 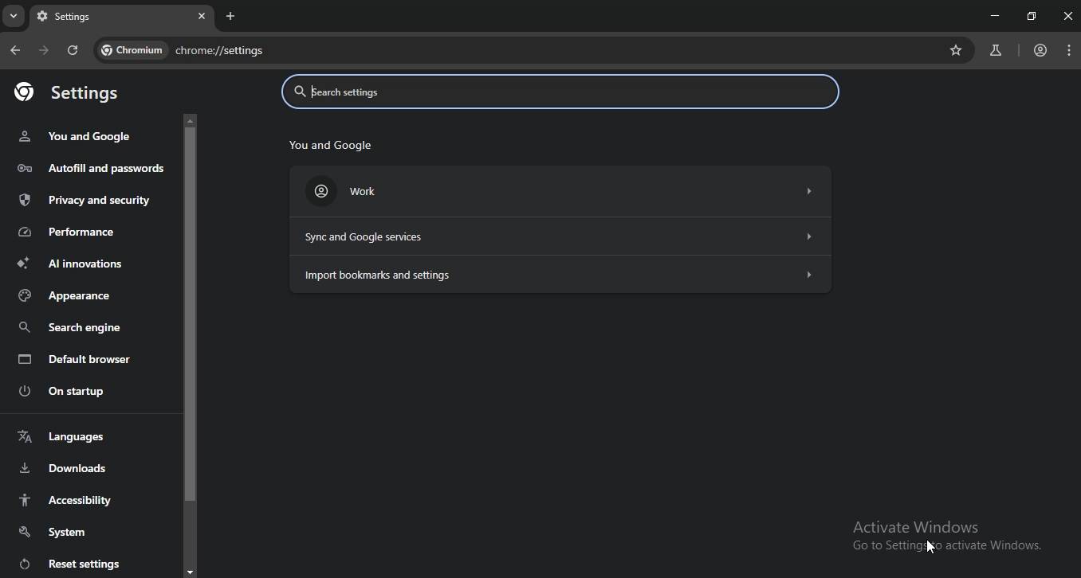 I want to click on you and google, so click(x=328, y=146).